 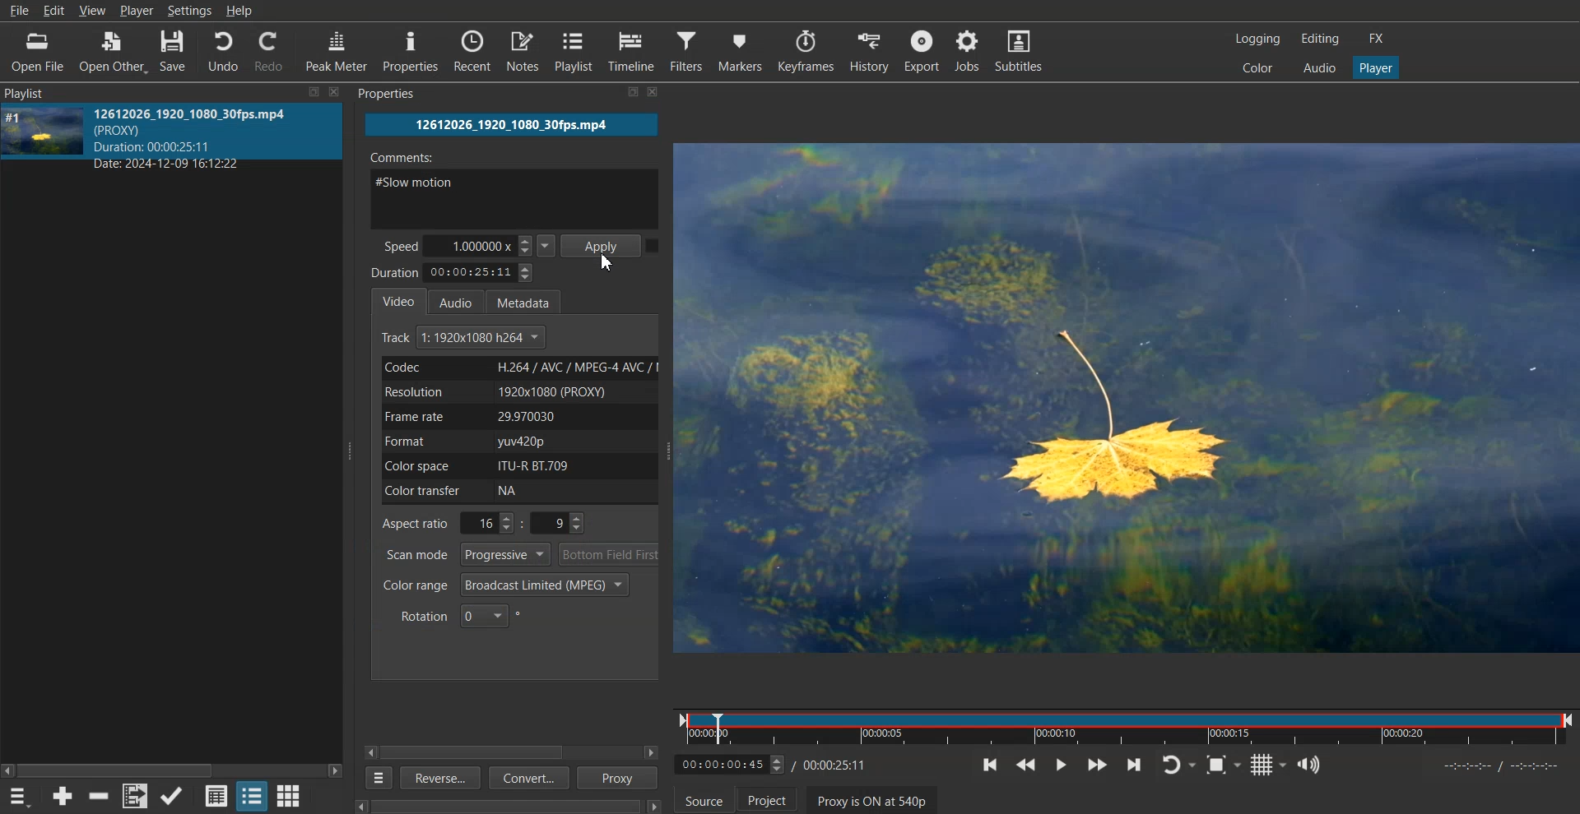 What do you see at coordinates (1499, 766) in the screenshot?
I see `timeline` at bounding box center [1499, 766].